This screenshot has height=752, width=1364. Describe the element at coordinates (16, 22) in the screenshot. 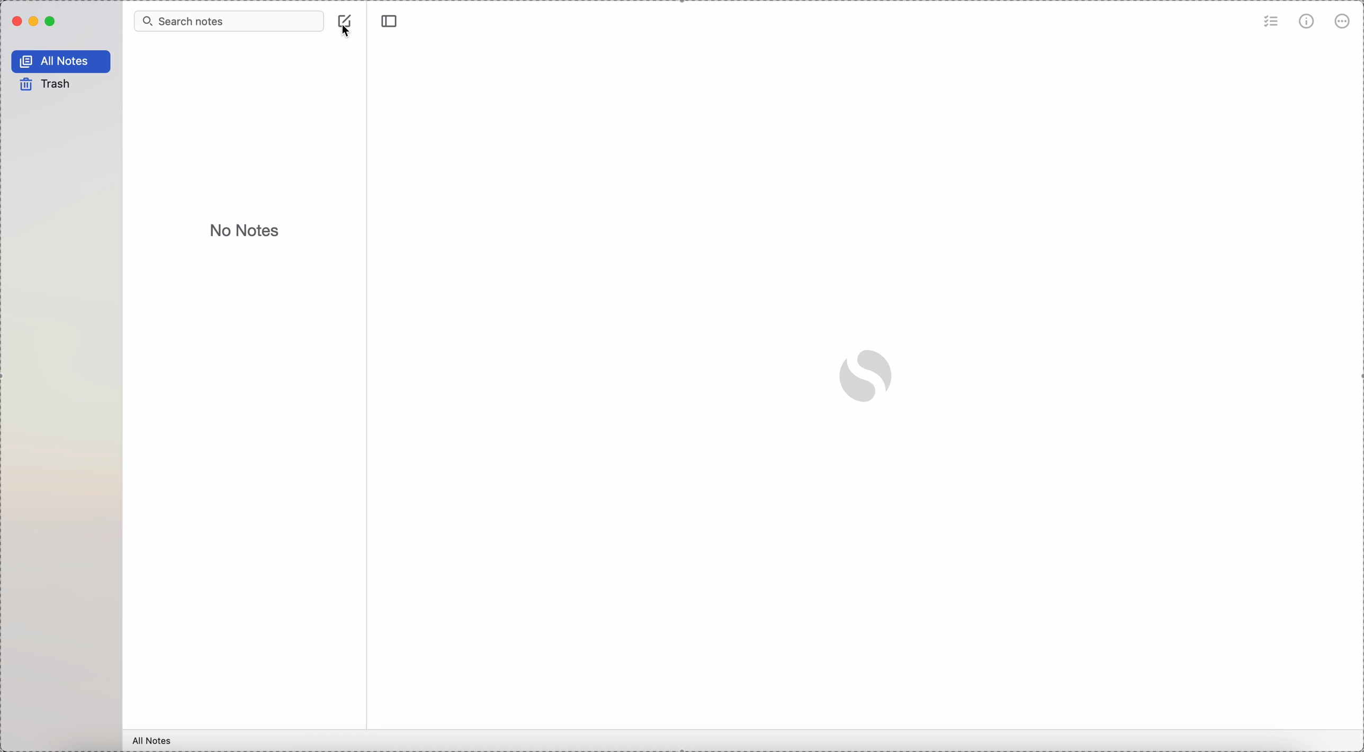

I see `close Simplenote` at that location.